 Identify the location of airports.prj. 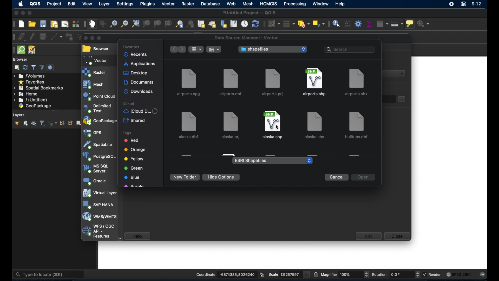
(273, 82).